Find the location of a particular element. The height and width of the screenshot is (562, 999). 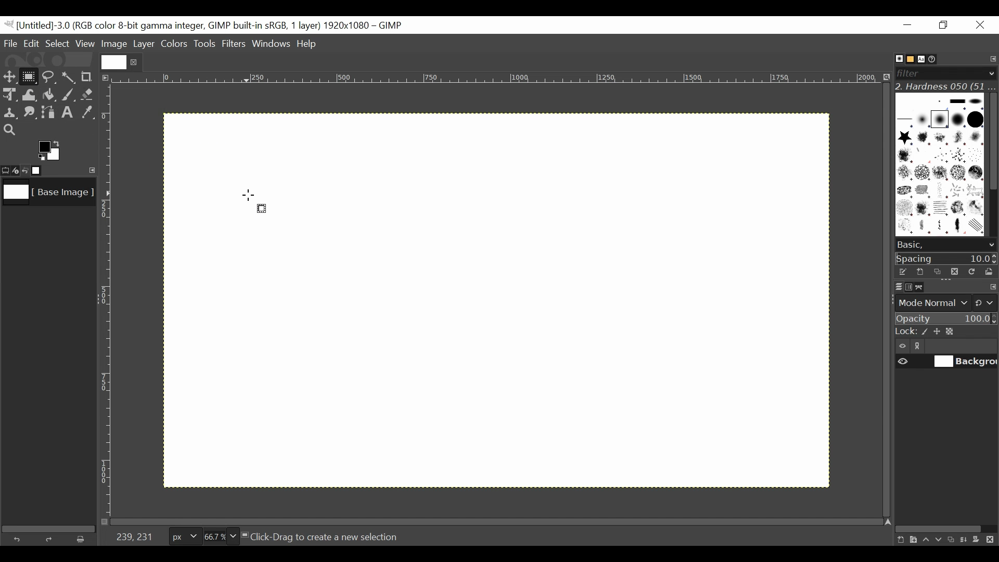

Configure this tab is located at coordinates (90, 170).